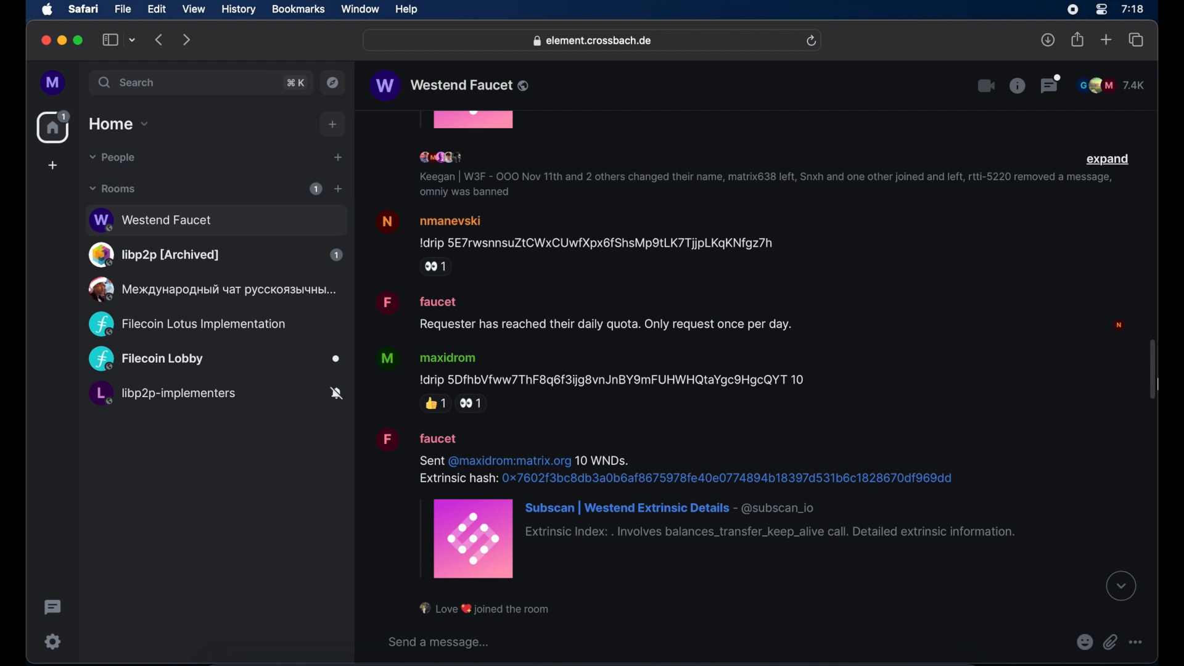 The width and height of the screenshot is (1184, 666). What do you see at coordinates (585, 311) in the screenshot?
I see `message` at bounding box center [585, 311].